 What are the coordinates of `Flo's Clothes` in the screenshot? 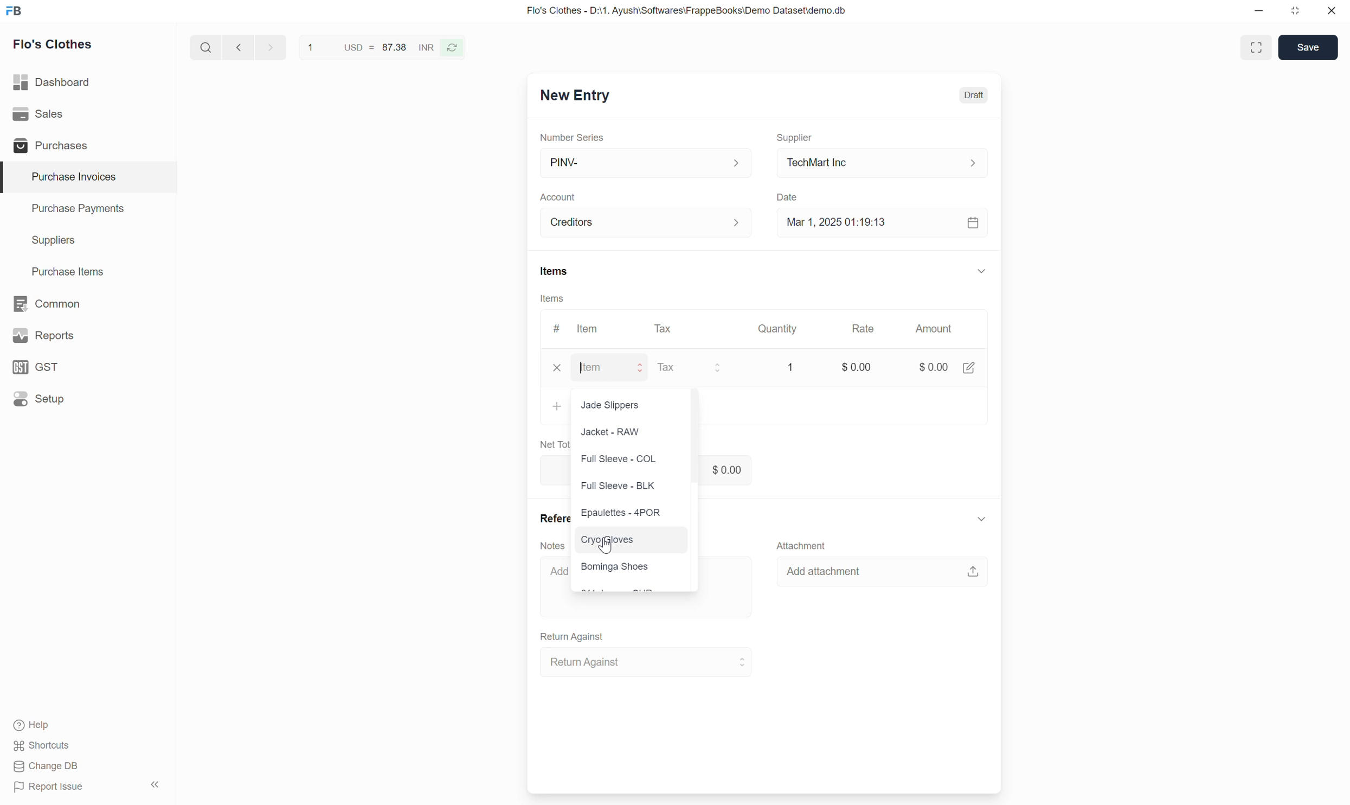 It's located at (55, 46).